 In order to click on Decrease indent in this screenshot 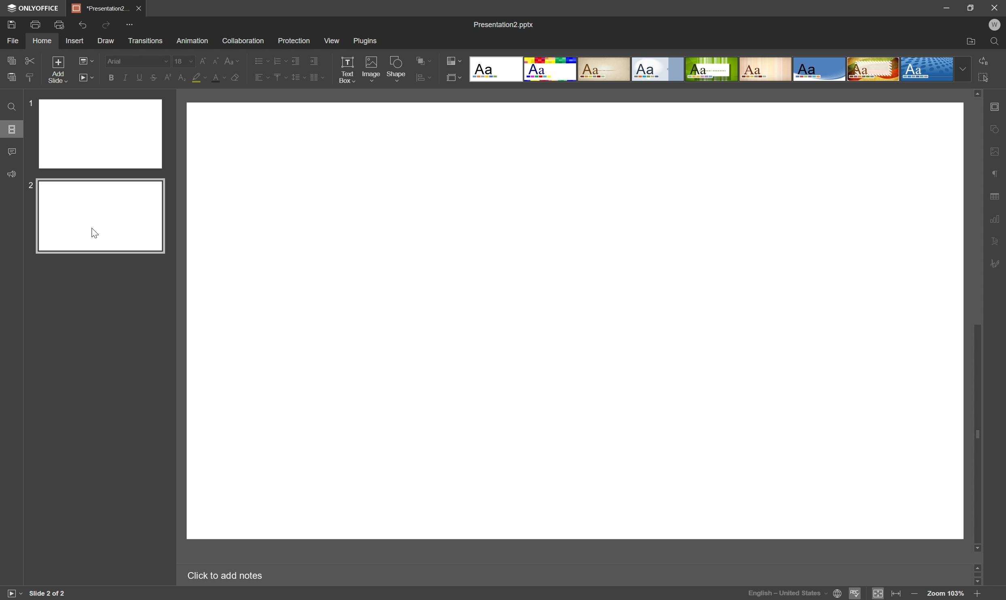, I will do `click(296, 58)`.